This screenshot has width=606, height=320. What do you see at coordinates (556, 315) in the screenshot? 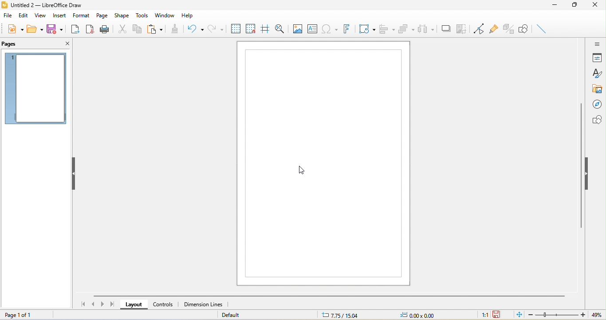
I see `zoom` at bounding box center [556, 315].